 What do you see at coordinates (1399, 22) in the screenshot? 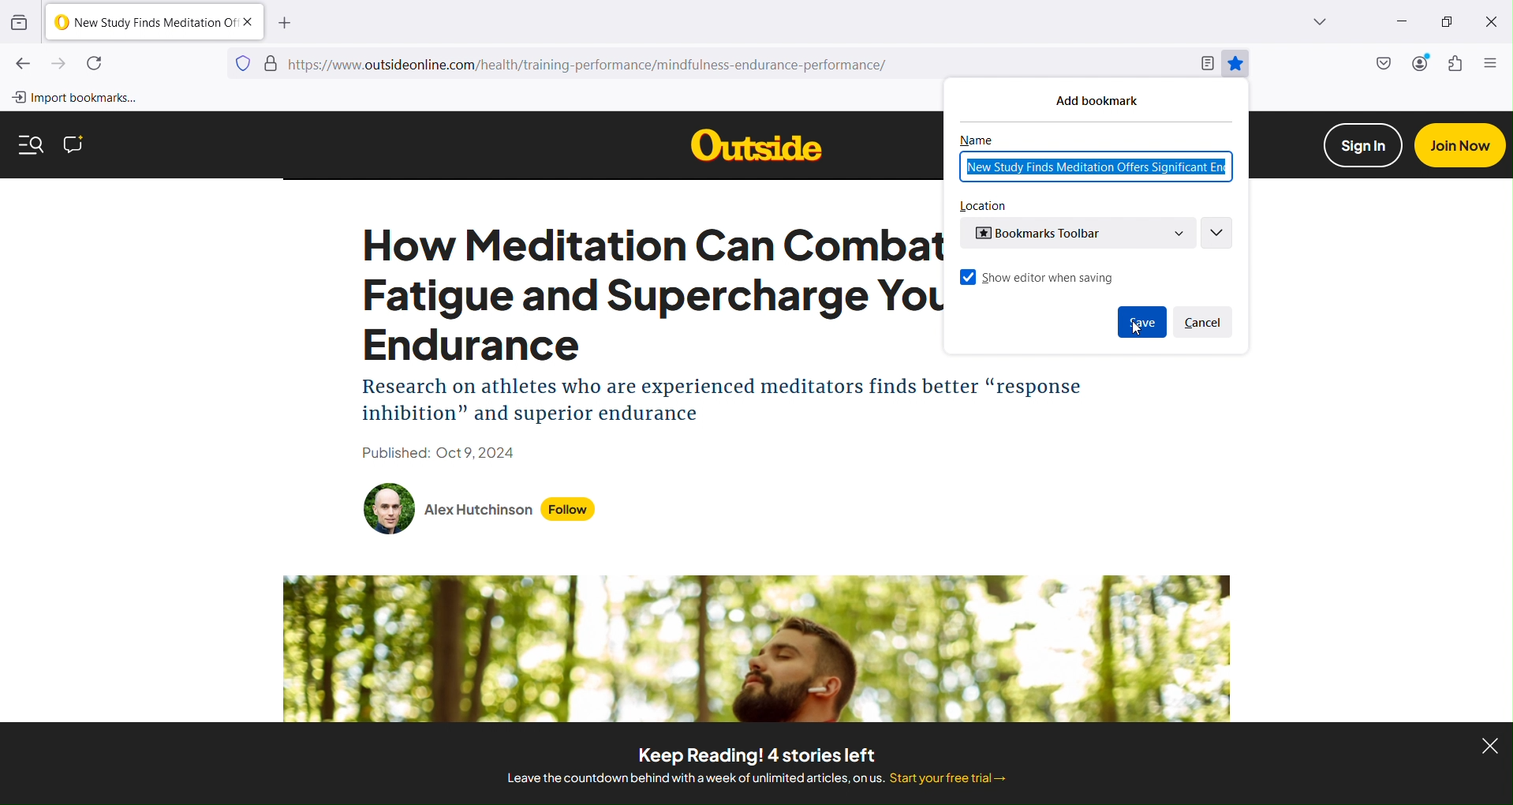
I see `Minimize` at bounding box center [1399, 22].